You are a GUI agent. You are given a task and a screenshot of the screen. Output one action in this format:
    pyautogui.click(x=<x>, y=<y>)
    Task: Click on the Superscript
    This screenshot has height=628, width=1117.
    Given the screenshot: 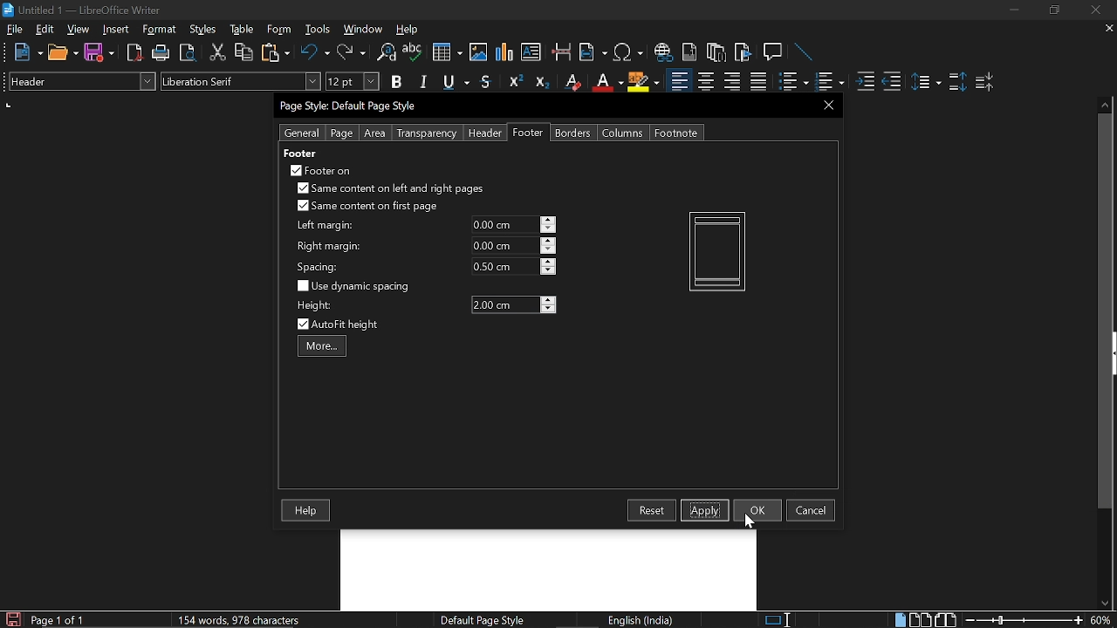 What is the action you would take?
    pyautogui.click(x=513, y=82)
    